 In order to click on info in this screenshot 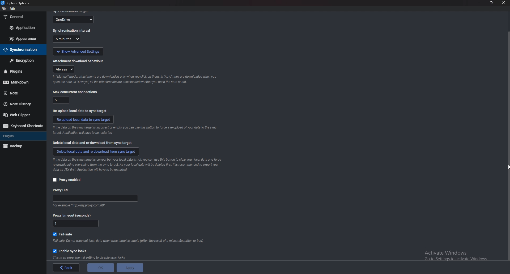, I will do `click(134, 80)`.